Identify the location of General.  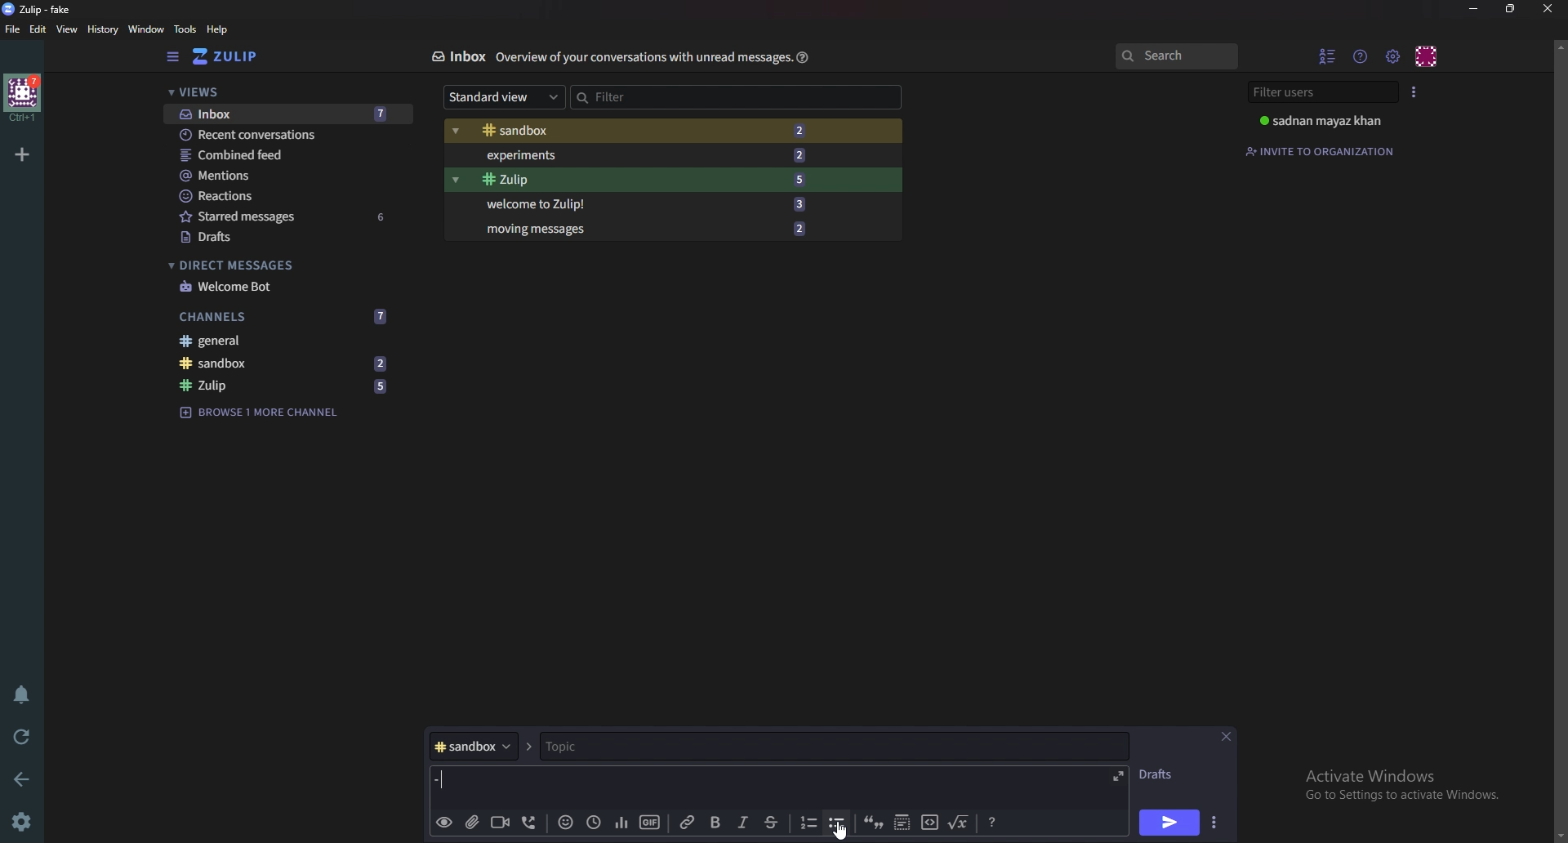
(278, 340).